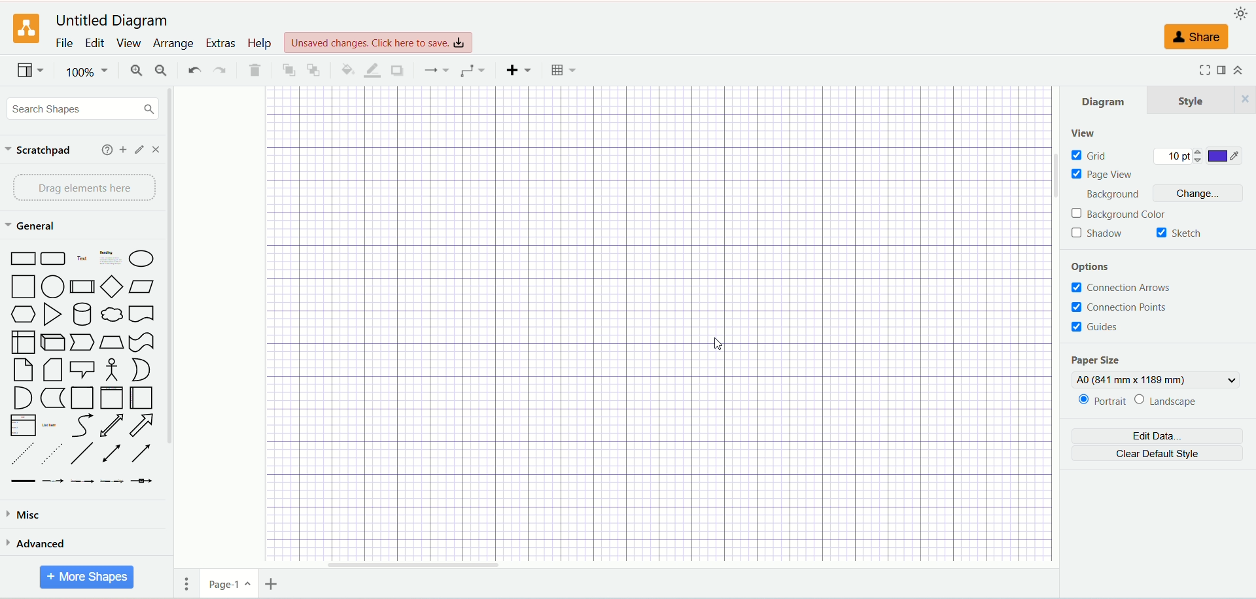  I want to click on cursor position AFTER_LAST_ACTION, so click(722, 347).